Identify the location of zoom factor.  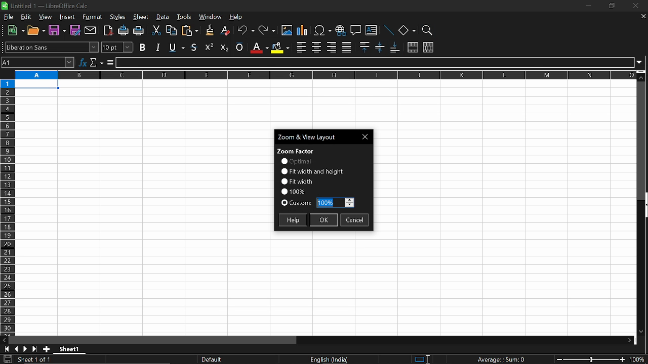
(296, 150).